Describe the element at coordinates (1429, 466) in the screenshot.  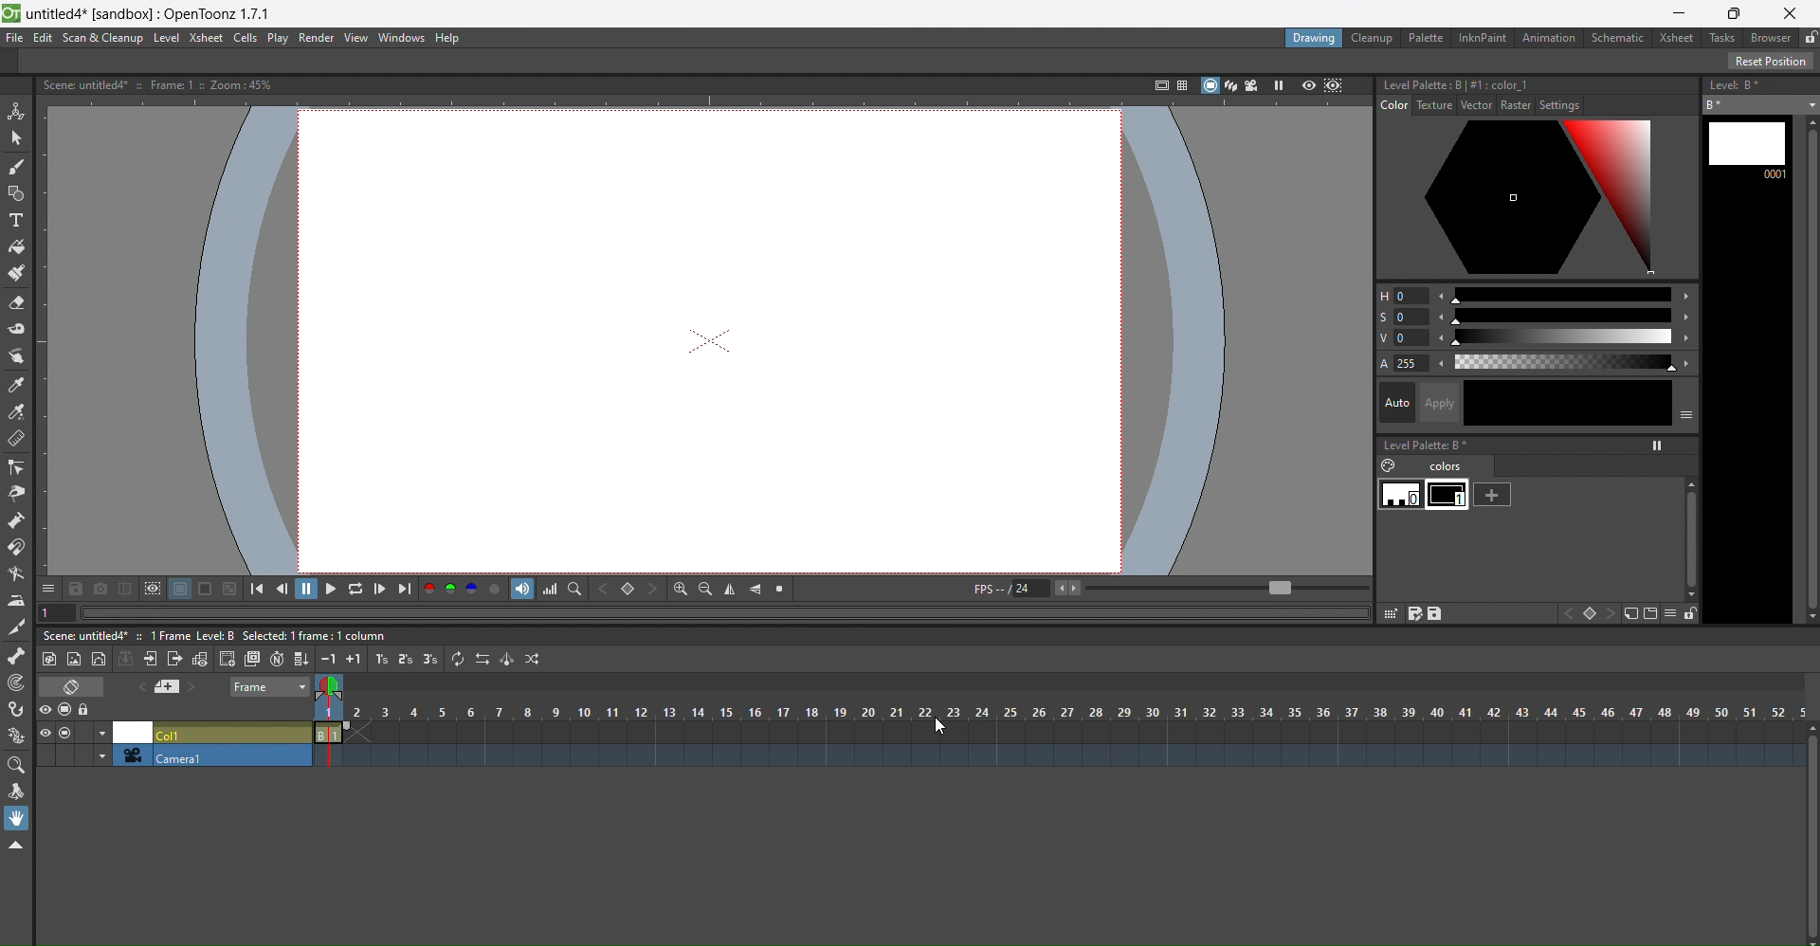
I see `colors` at that location.